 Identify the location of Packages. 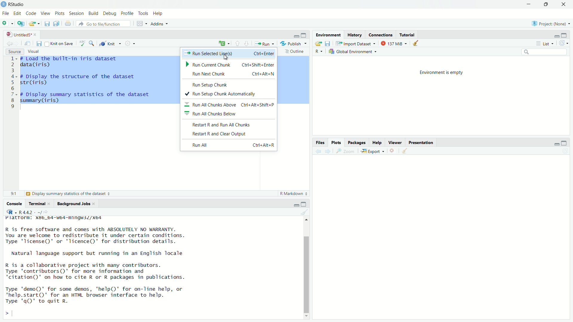
(357, 142).